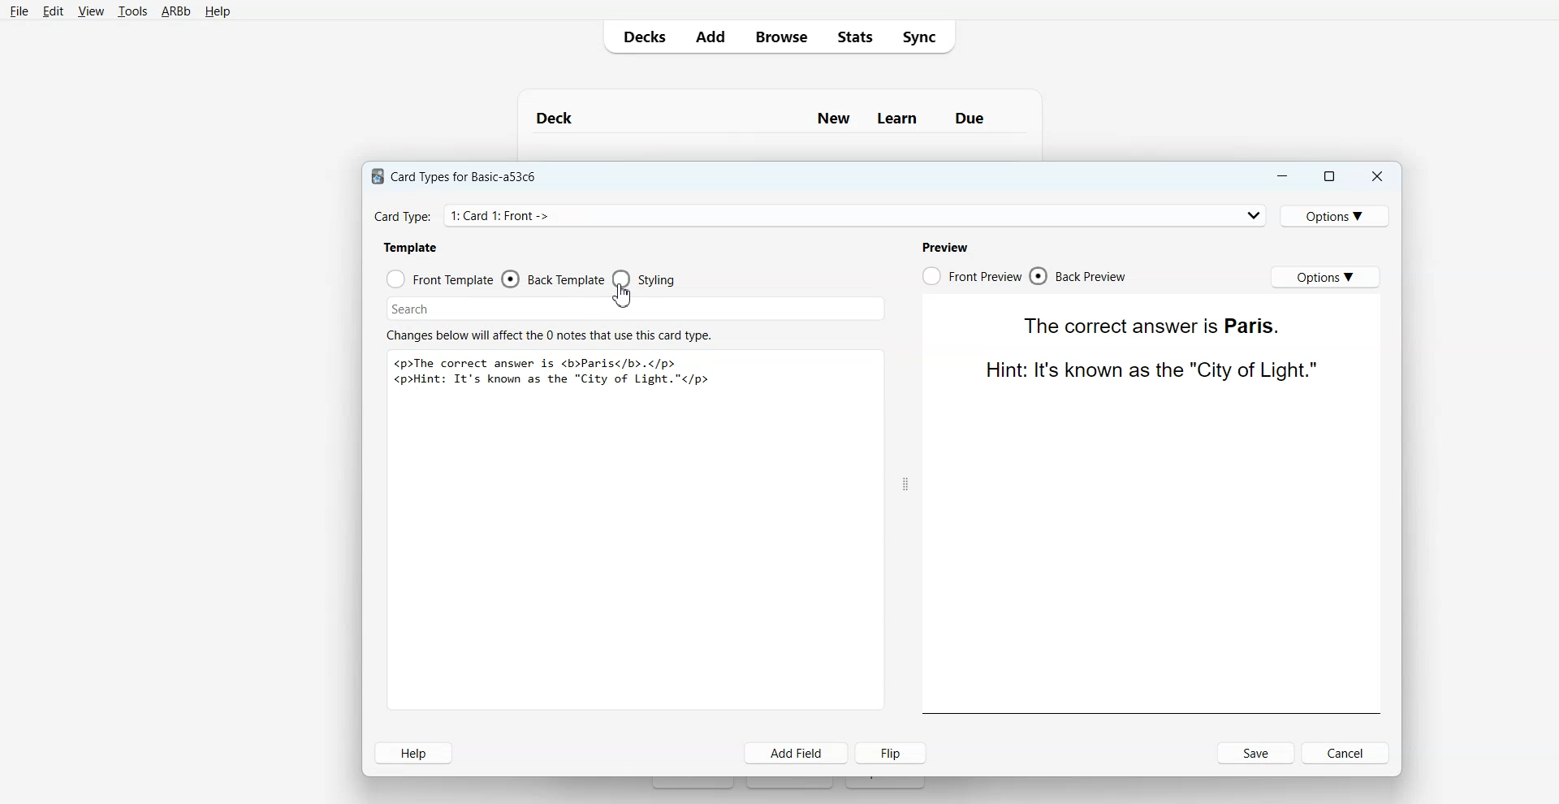 This screenshot has height=804, width=1559. What do you see at coordinates (1146, 343) in the screenshot?
I see `The correct answer is Paris.
Hint: It's known as the "City of Light."` at bounding box center [1146, 343].